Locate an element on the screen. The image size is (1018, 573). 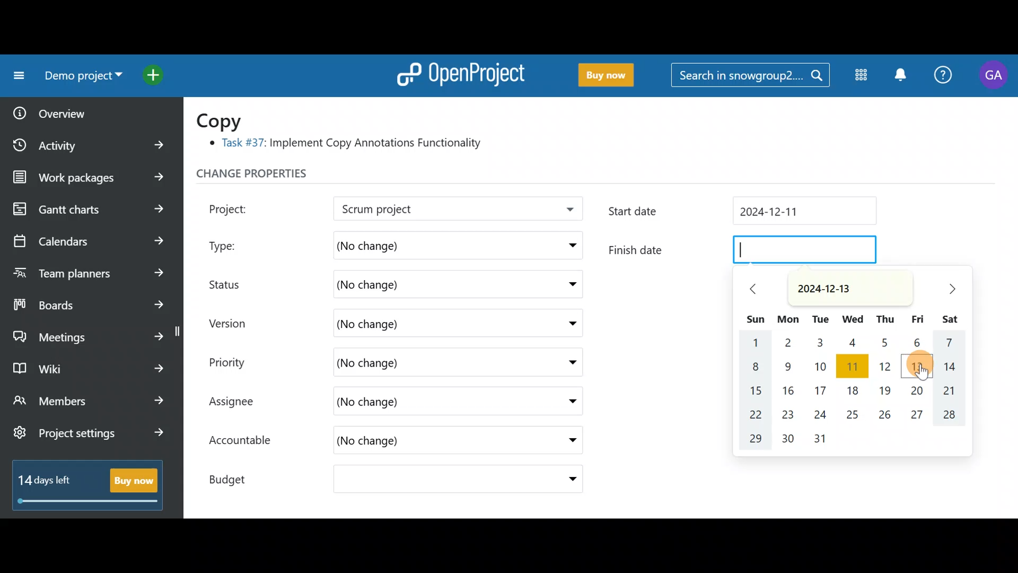
Finish date is located at coordinates (742, 250).